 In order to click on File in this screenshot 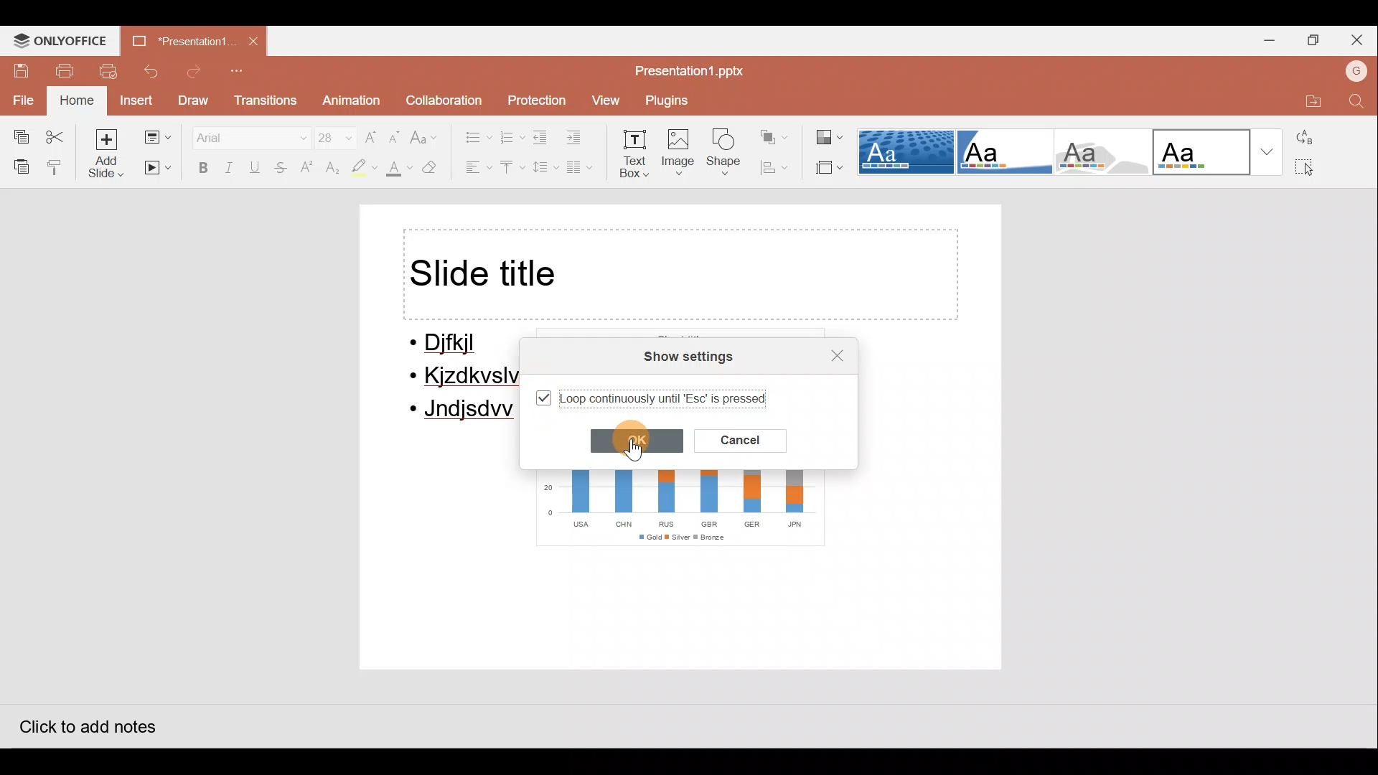, I will do `click(20, 103)`.